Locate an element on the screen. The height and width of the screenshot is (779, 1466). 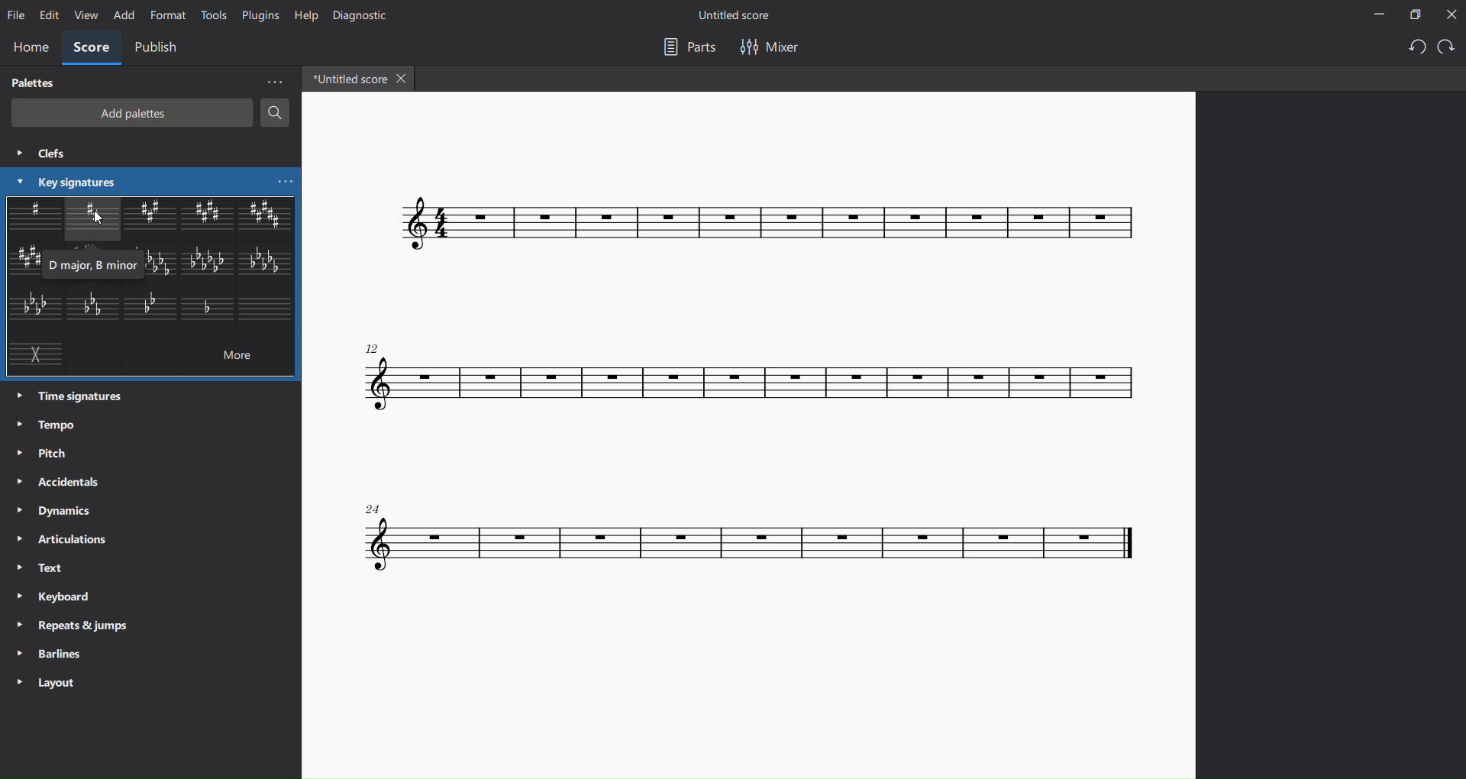
other key signatures is located at coordinates (228, 265).